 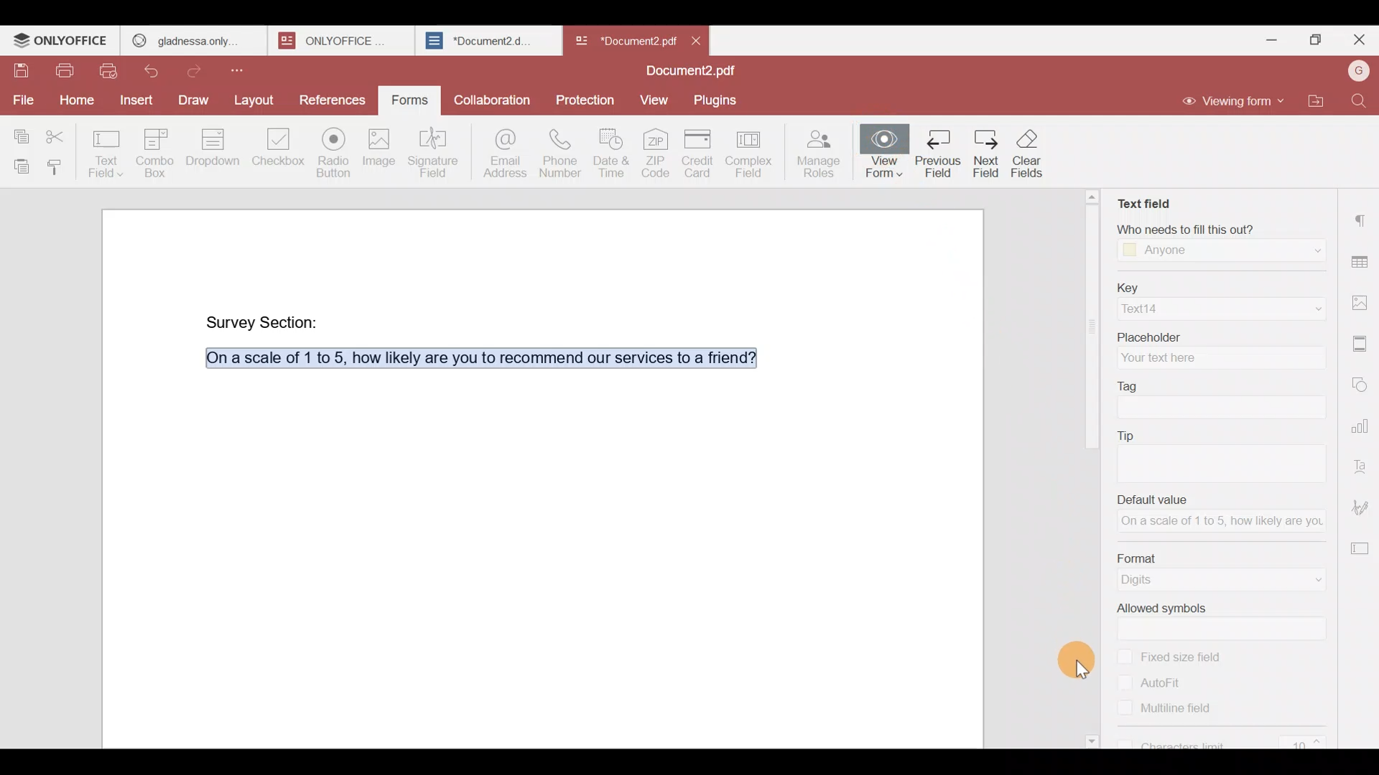 What do you see at coordinates (265, 321) in the screenshot?
I see `Survey Section:` at bounding box center [265, 321].